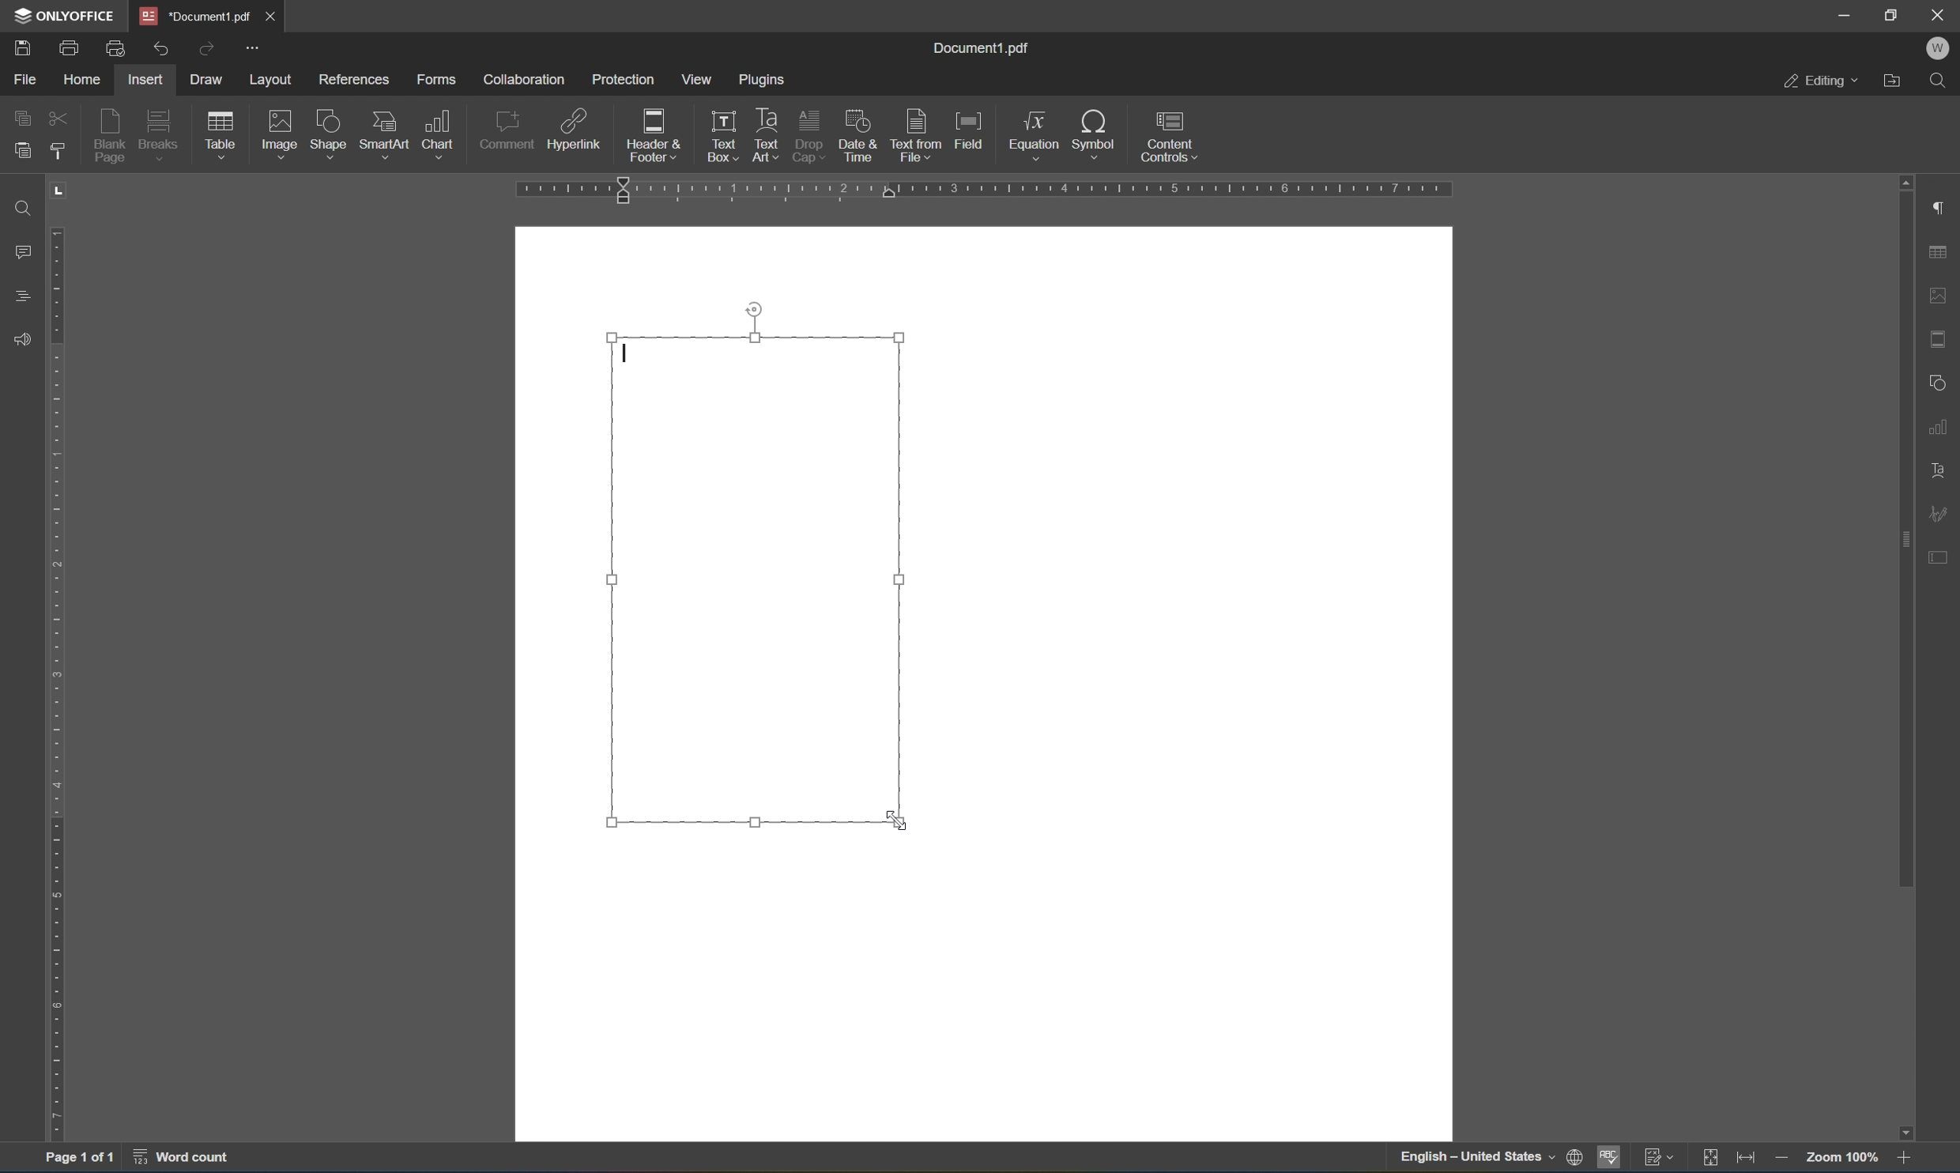 The width and height of the screenshot is (1960, 1173). What do you see at coordinates (1099, 137) in the screenshot?
I see `symbol` at bounding box center [1099, 137].